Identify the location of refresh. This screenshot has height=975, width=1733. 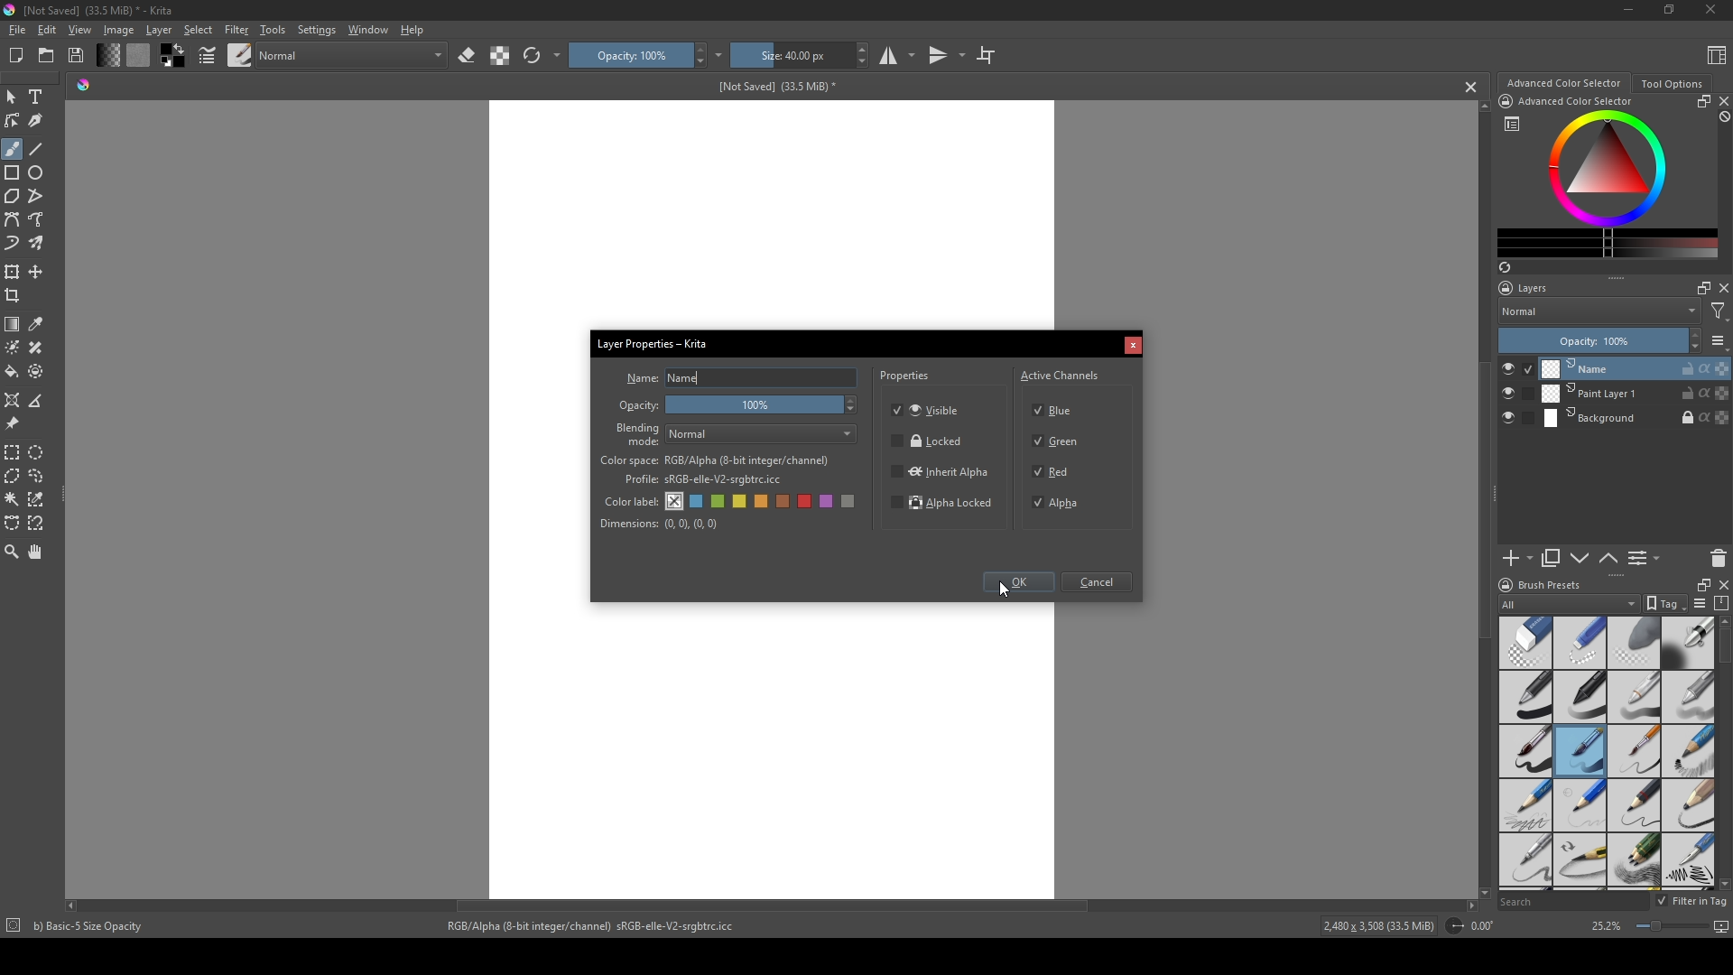
(532, 56).